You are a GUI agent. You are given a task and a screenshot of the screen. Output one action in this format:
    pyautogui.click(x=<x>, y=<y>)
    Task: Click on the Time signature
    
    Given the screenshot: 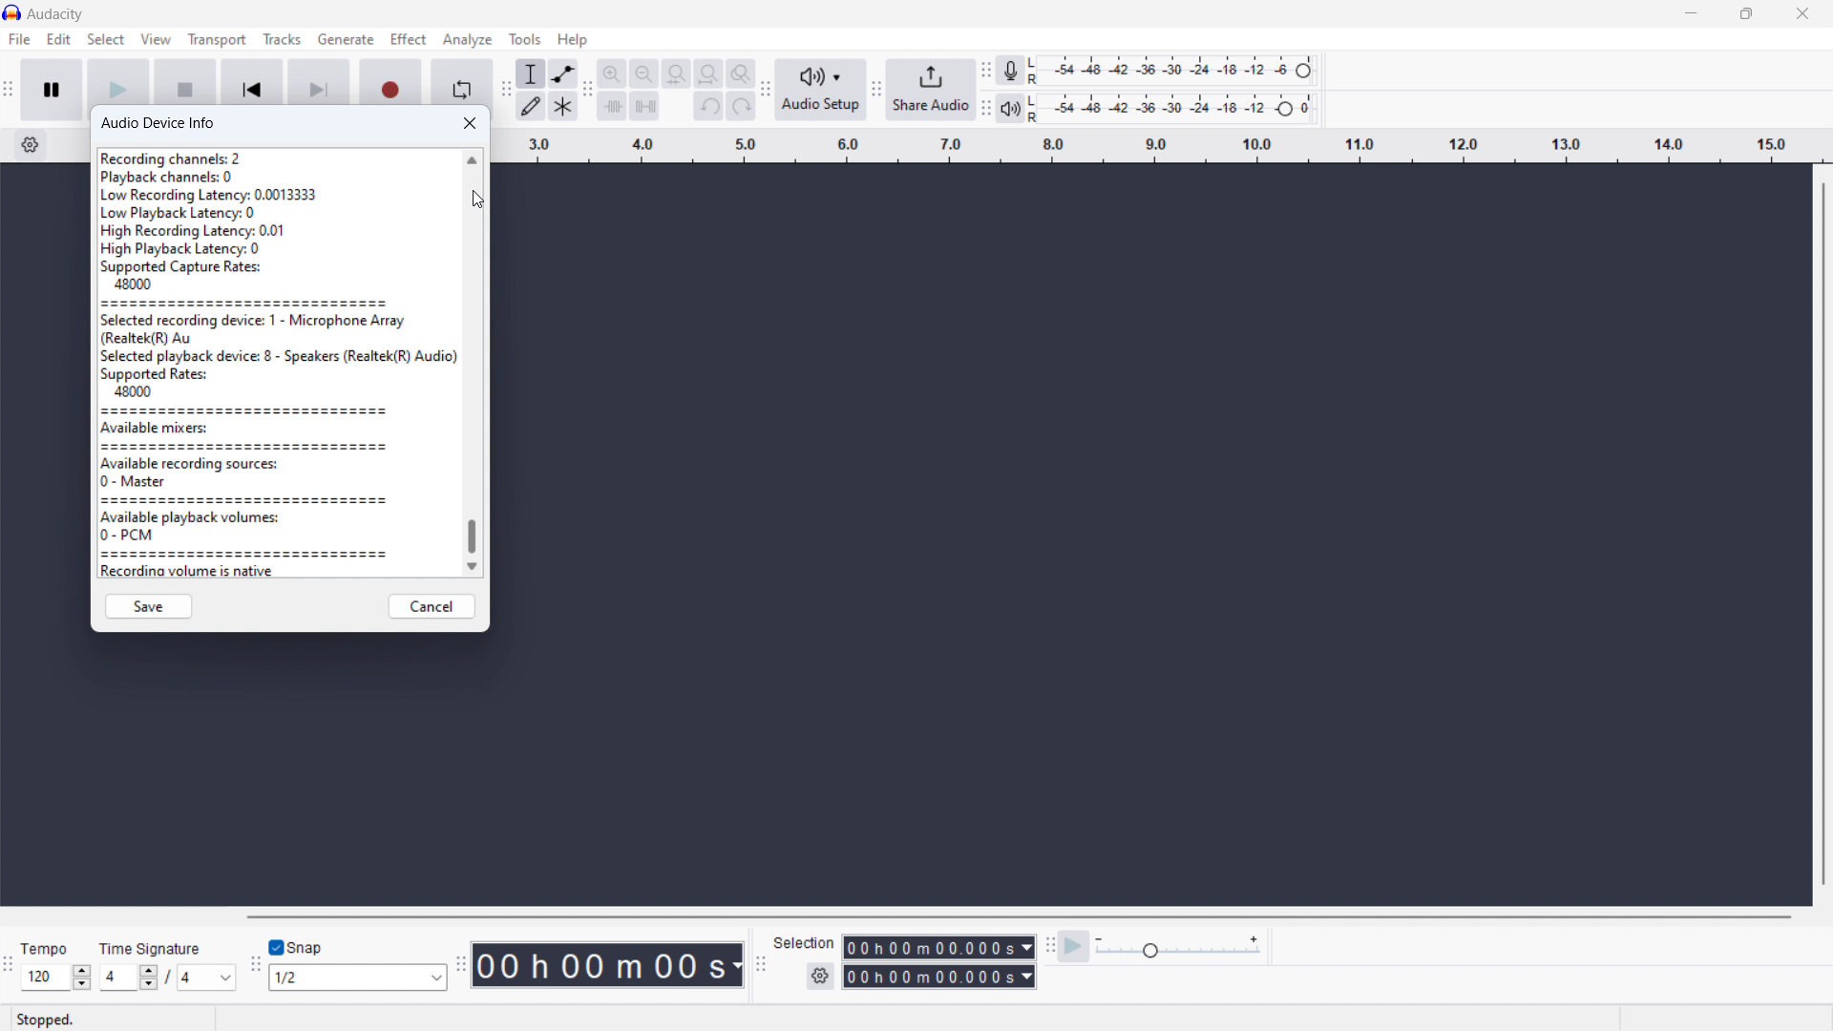 What is the action you would take?
    pyautogui.click(x=151, y=948)
    